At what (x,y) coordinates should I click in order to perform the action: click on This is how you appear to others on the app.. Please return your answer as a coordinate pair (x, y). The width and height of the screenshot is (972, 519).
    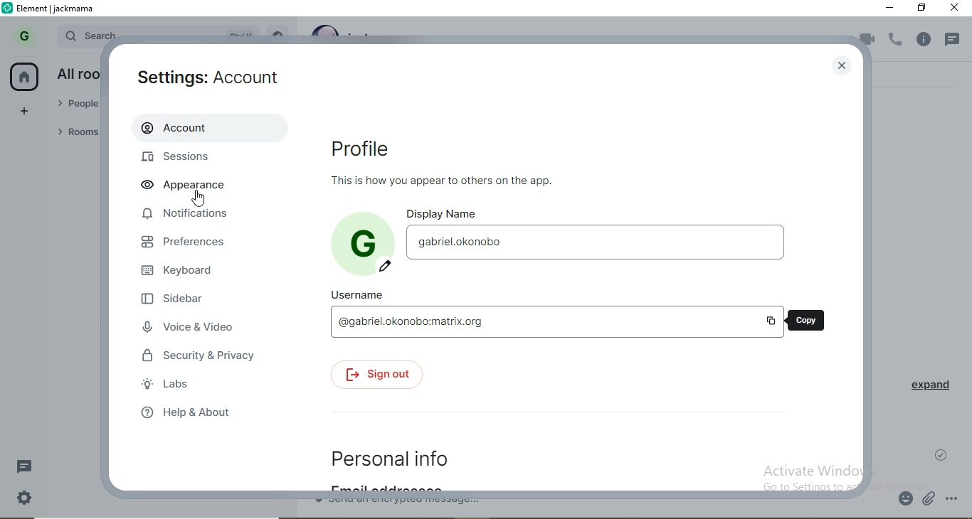
    Looking at the image, I should click on (443, 181).